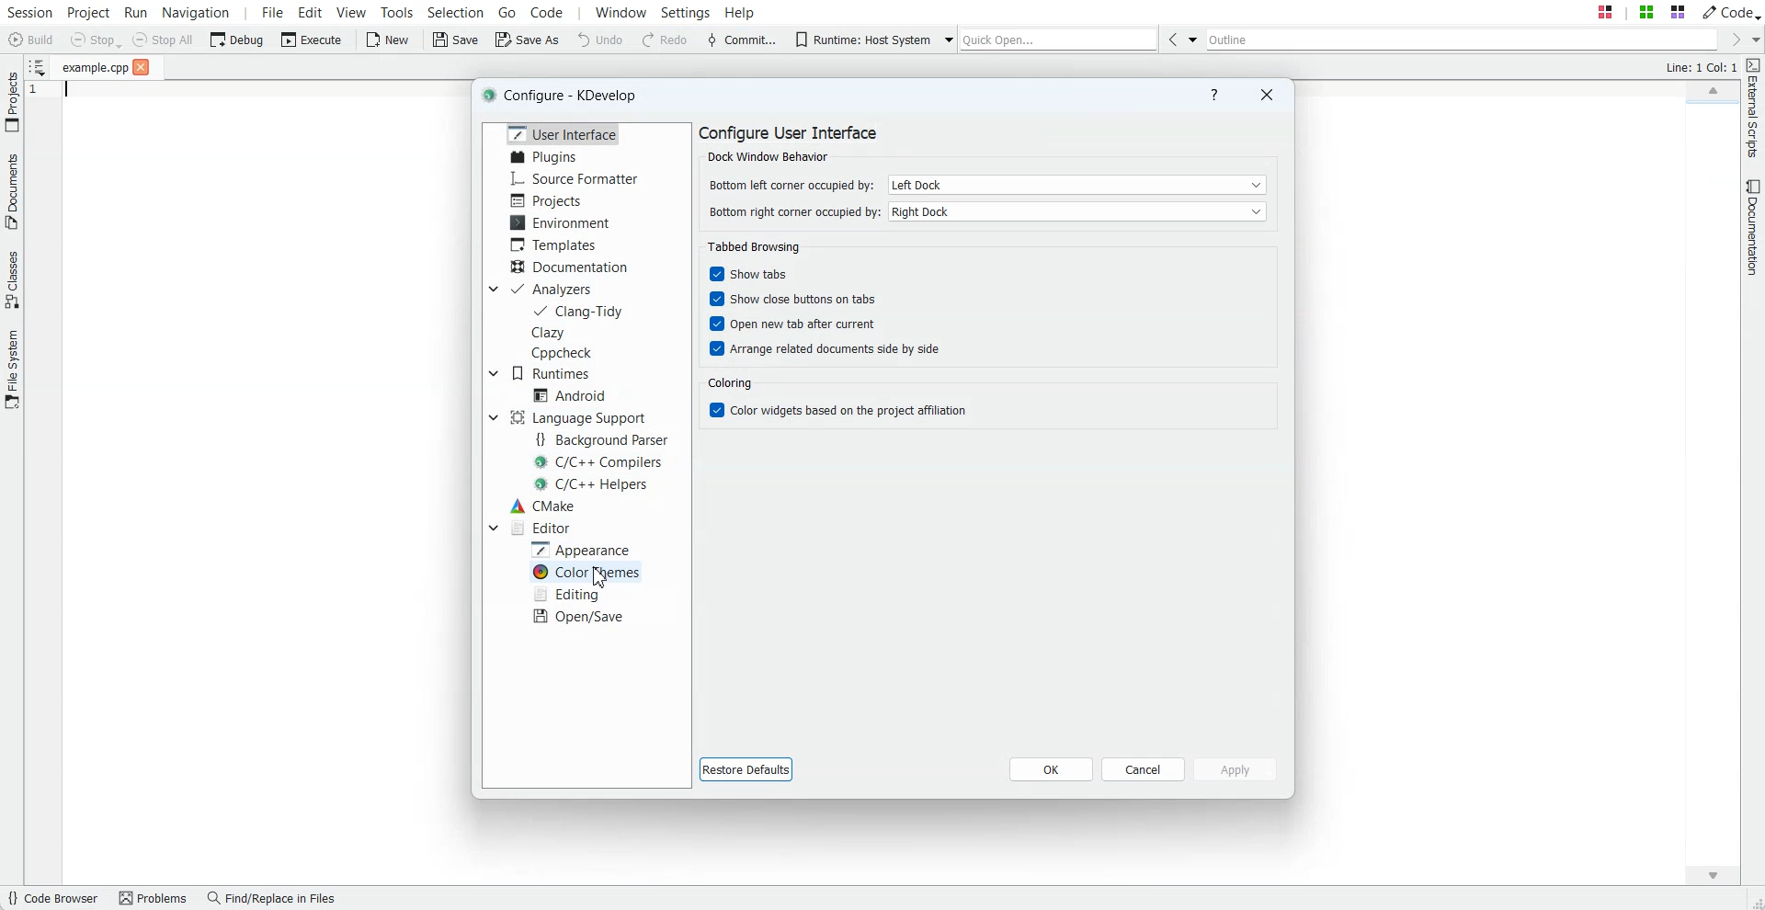 The image size is (1765, 910). I want to click on Apperarnce, so click(585, 549).